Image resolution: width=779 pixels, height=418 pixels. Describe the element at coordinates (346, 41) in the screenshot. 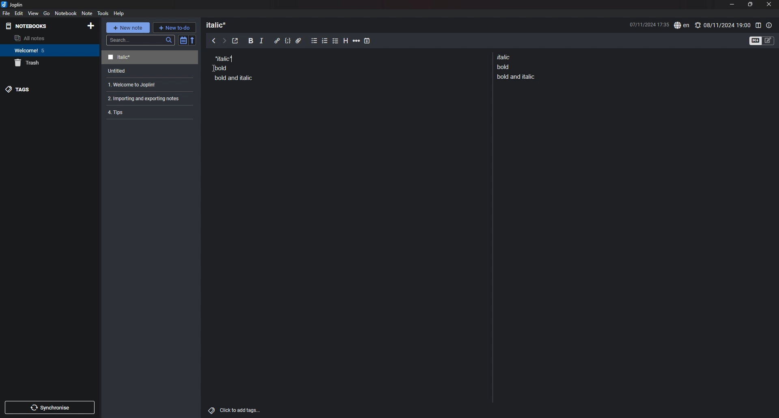

I see `heading` at that location.